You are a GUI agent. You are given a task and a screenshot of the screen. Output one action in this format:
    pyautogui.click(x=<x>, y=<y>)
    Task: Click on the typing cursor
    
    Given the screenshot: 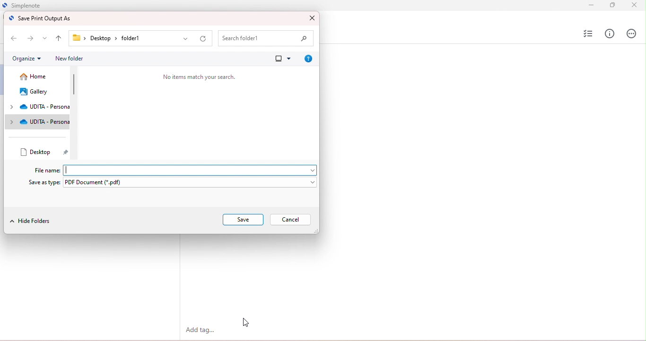 What is the action you would take?
    pyautogui.click(x=69, y=170)
    